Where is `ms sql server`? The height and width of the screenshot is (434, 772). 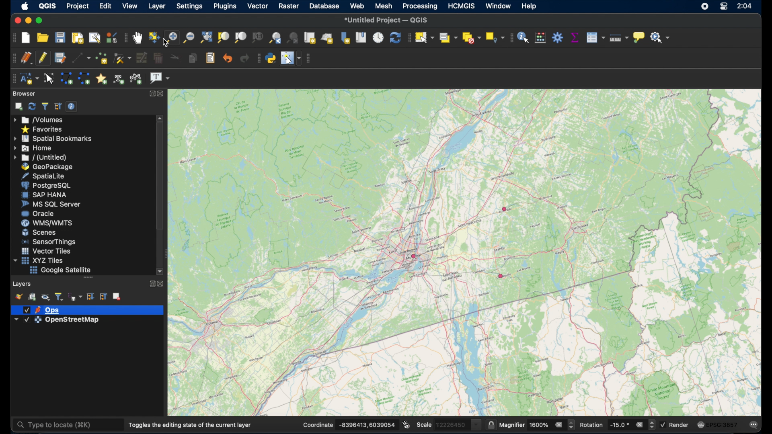
ms sql server is located at coordinates (49, 204).